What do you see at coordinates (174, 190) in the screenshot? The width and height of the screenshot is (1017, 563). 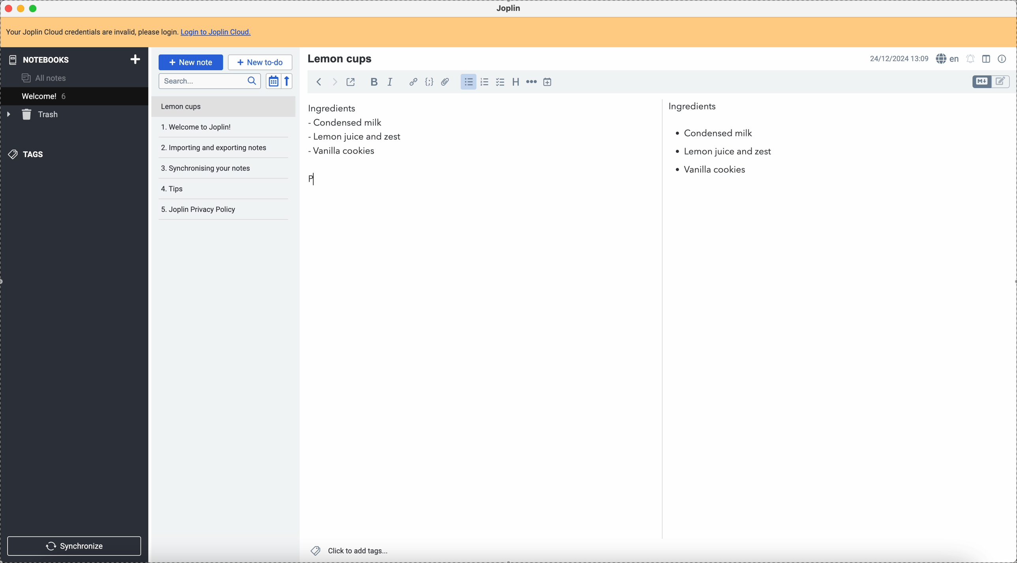 I see `tips` at bounding box center [174, 190].